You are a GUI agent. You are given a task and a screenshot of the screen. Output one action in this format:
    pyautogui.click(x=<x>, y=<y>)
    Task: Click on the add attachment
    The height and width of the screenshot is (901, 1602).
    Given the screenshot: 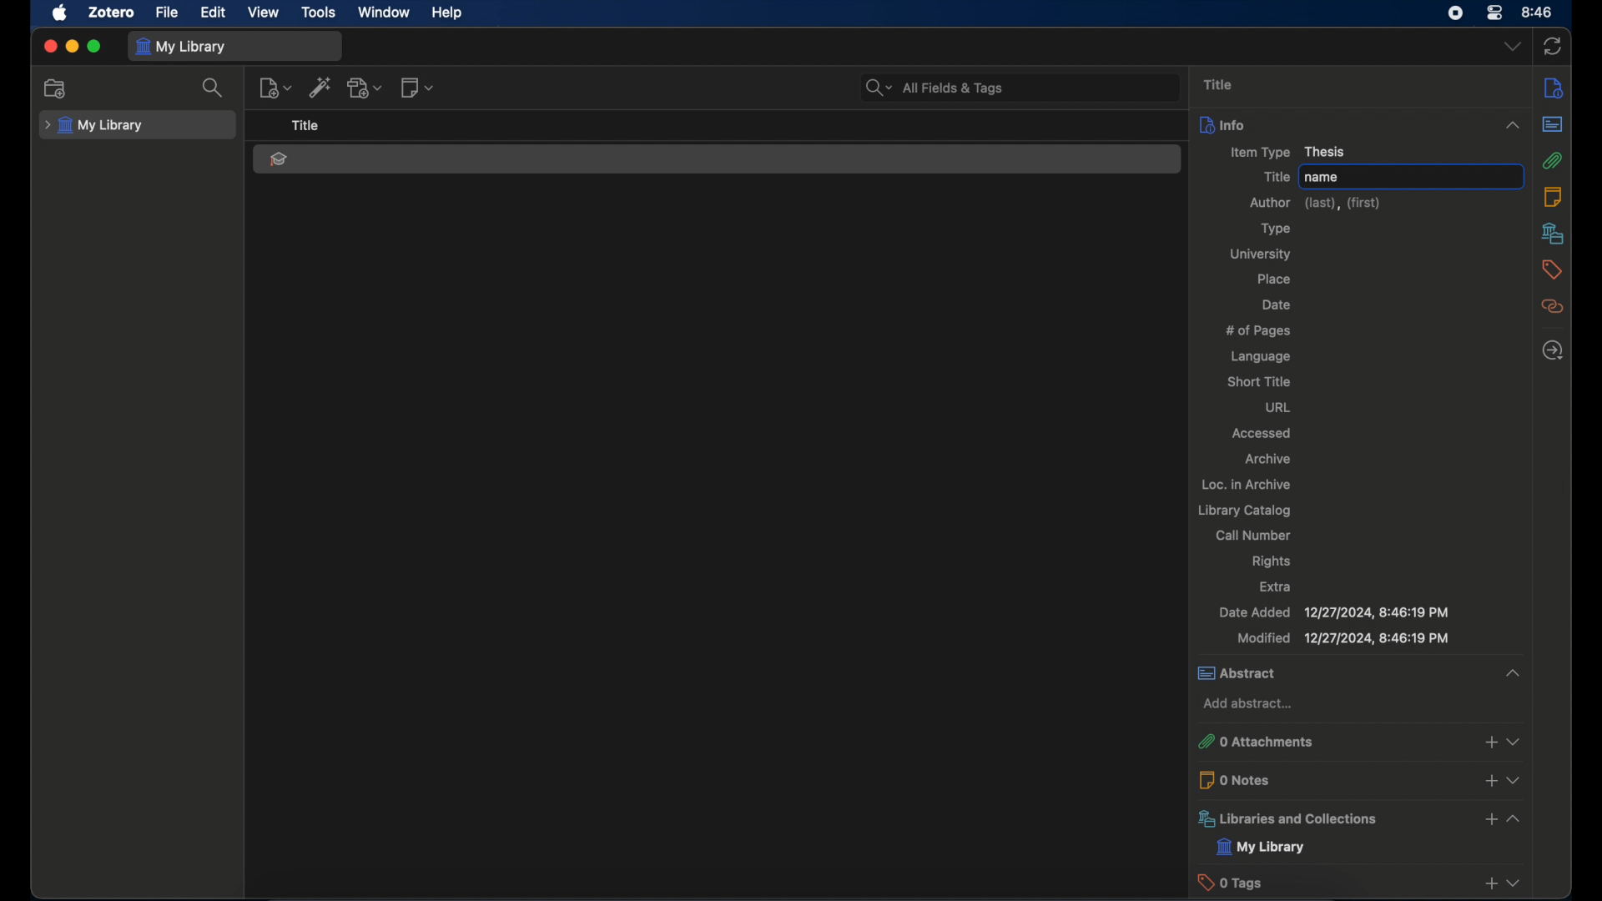 What is the action you would take?
    pyautogui.click(x=366, y=88)
    